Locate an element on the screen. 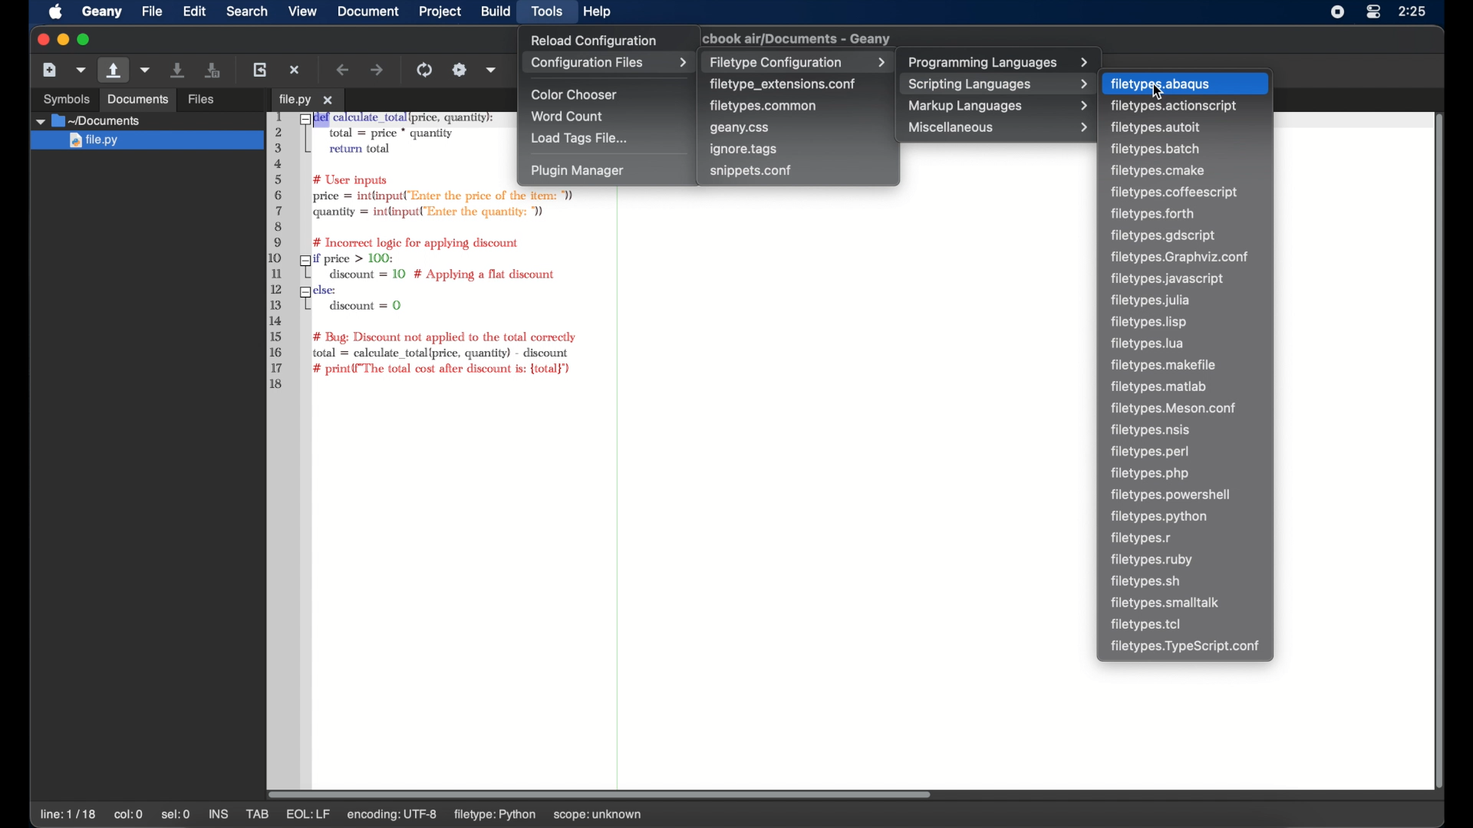 The width and height of the screenshot is (1473, 828). filetypes is located at coordinates (1152, 560).